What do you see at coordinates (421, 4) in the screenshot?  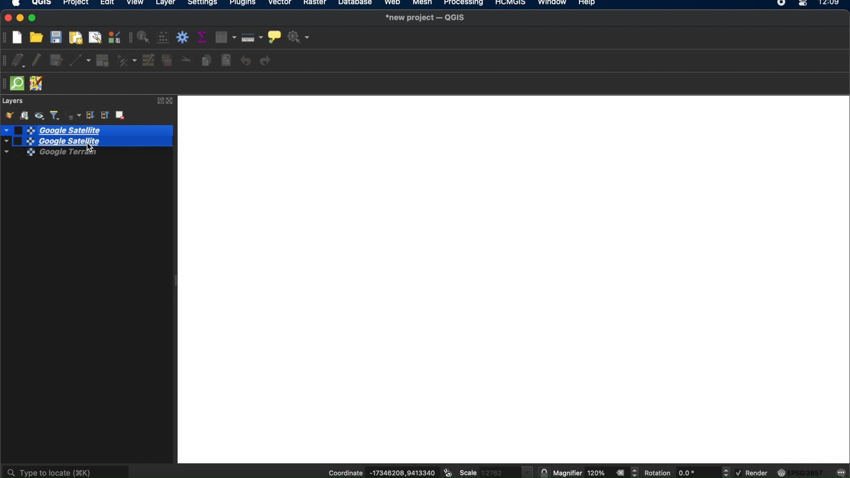 I see `mesh` at bounding box center [421, 4].